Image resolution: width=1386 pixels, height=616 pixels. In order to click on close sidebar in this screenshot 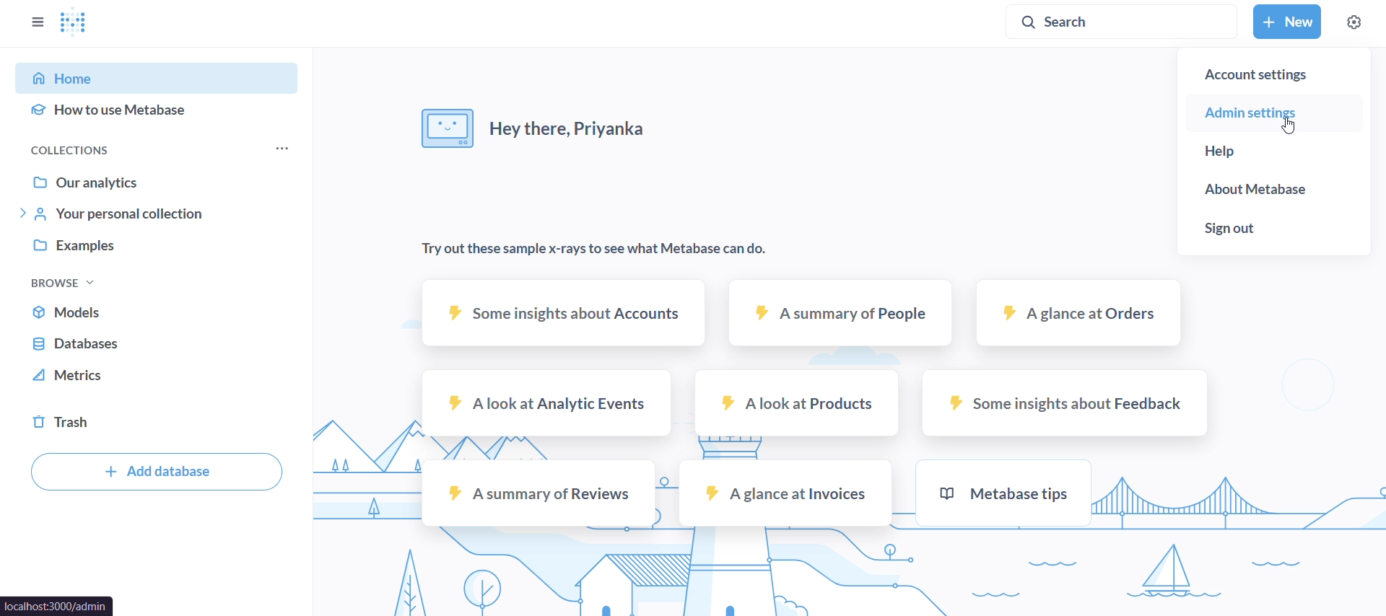, I will do `click(40, 25)`.